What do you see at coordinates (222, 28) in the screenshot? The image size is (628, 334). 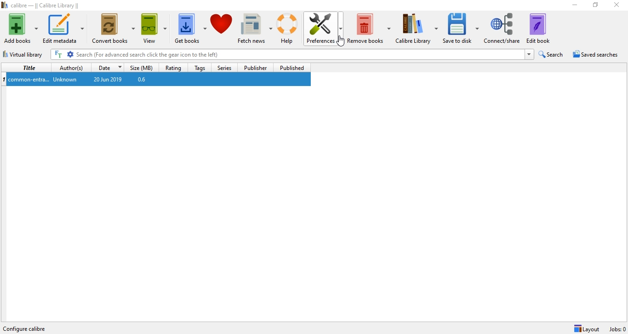 I see `Donate to calibre` at bounding box center [222, 28].